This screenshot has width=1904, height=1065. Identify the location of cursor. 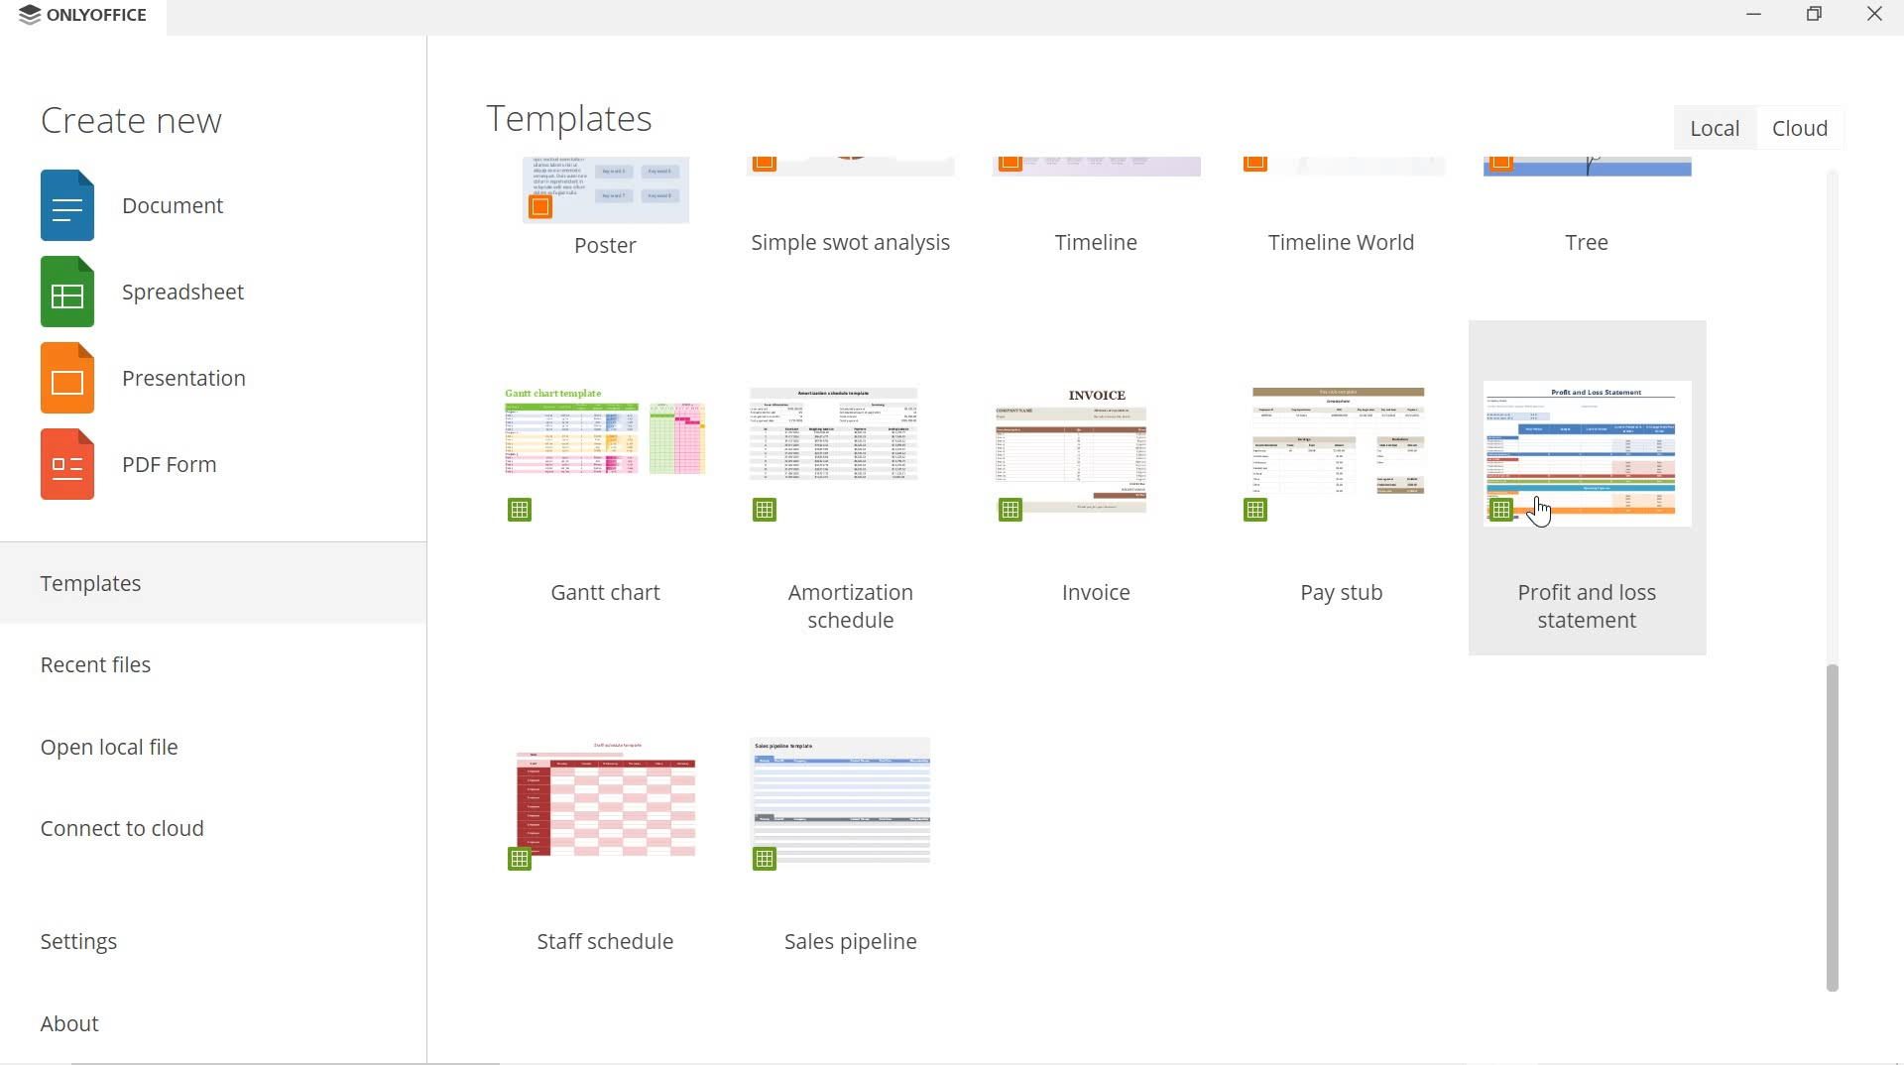
(1545, 512).